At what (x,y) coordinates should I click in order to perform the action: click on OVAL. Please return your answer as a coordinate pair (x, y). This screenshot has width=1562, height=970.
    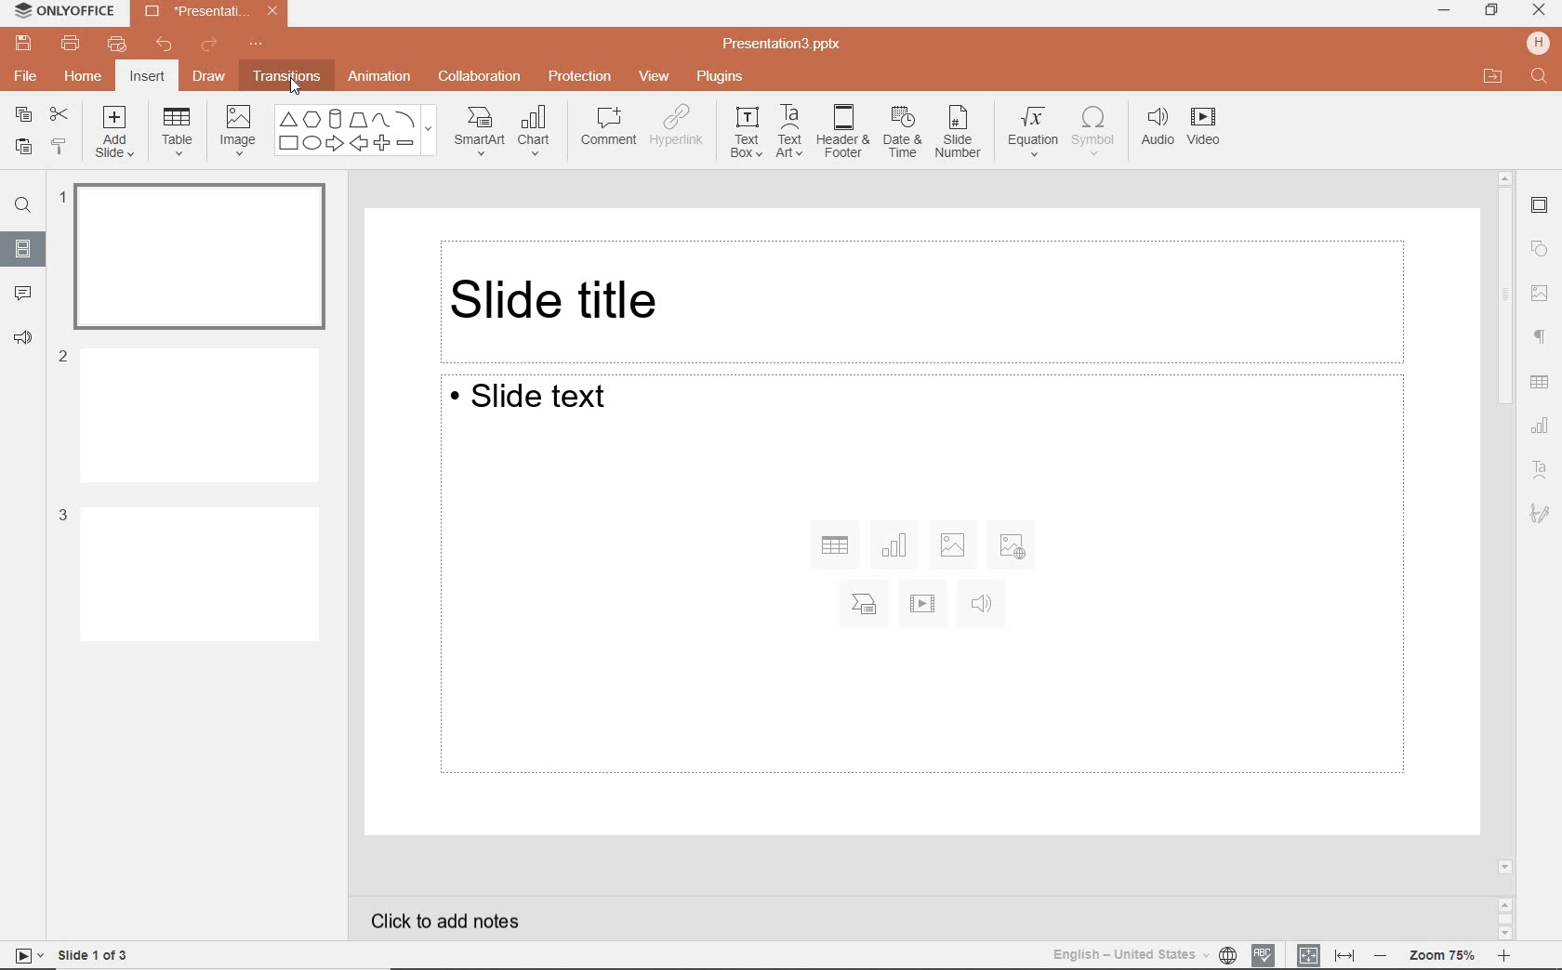
    Looking at the image, I should click on (312, 144).